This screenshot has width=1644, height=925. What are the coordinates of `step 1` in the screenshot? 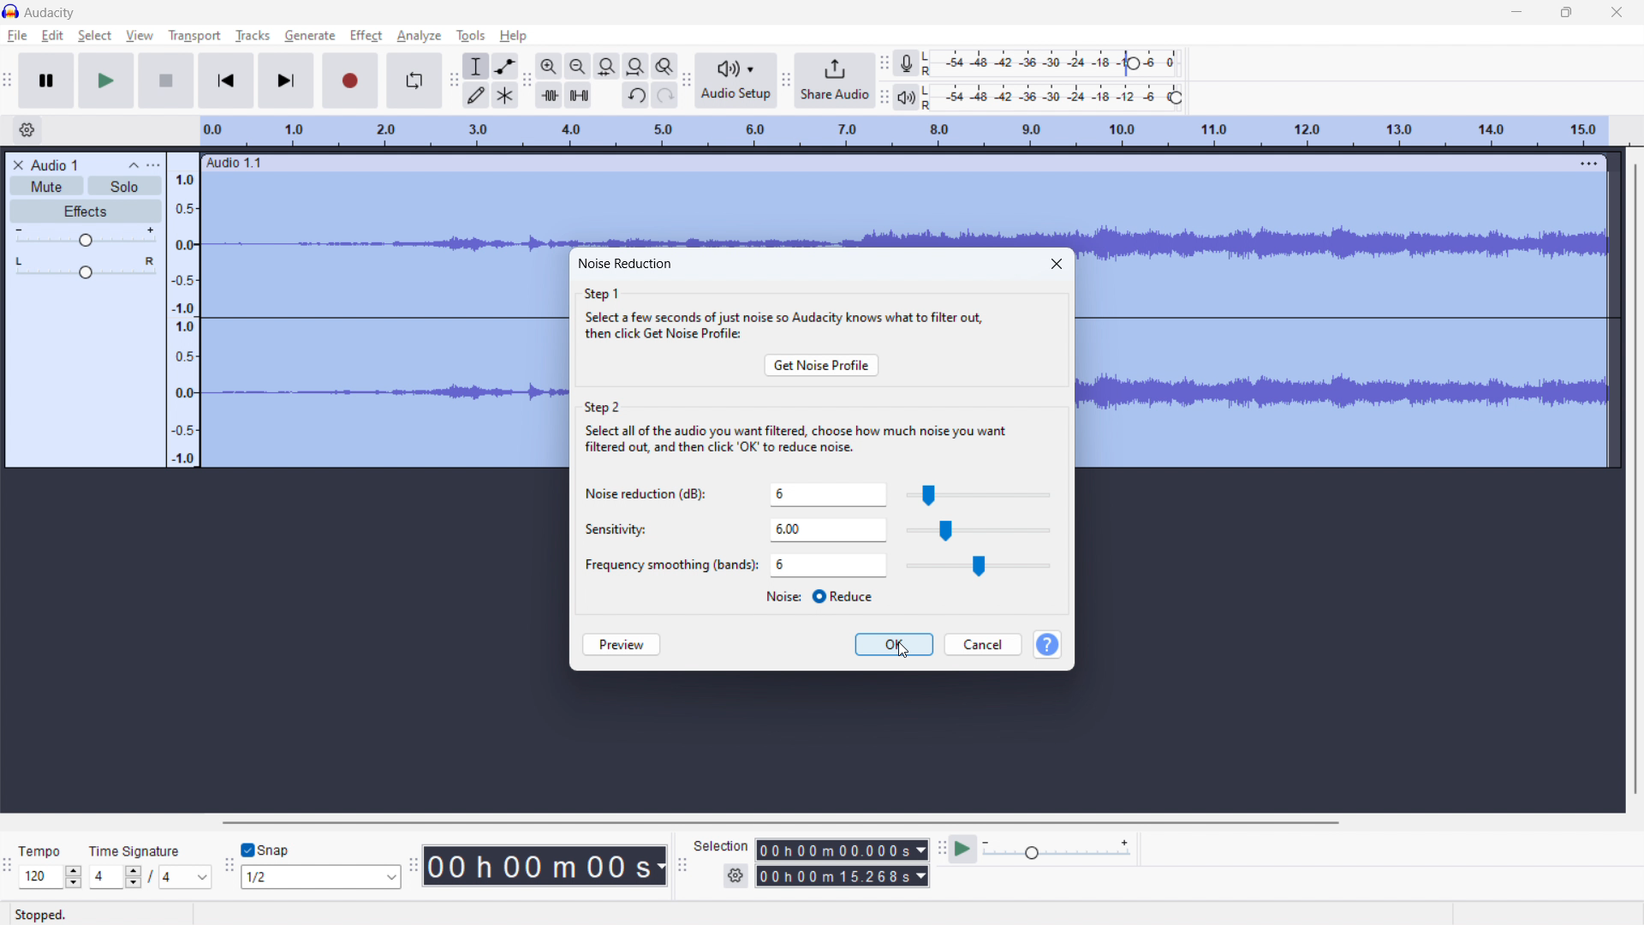 It's located at (783, 311).